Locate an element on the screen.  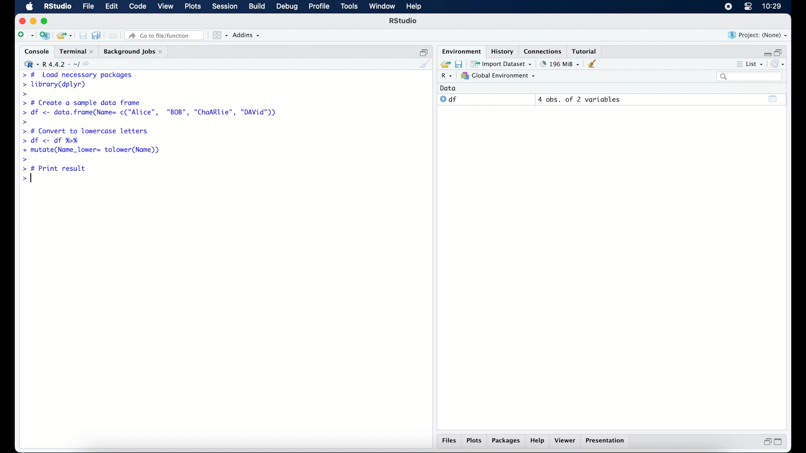
help is located at coordinates (537, 442).